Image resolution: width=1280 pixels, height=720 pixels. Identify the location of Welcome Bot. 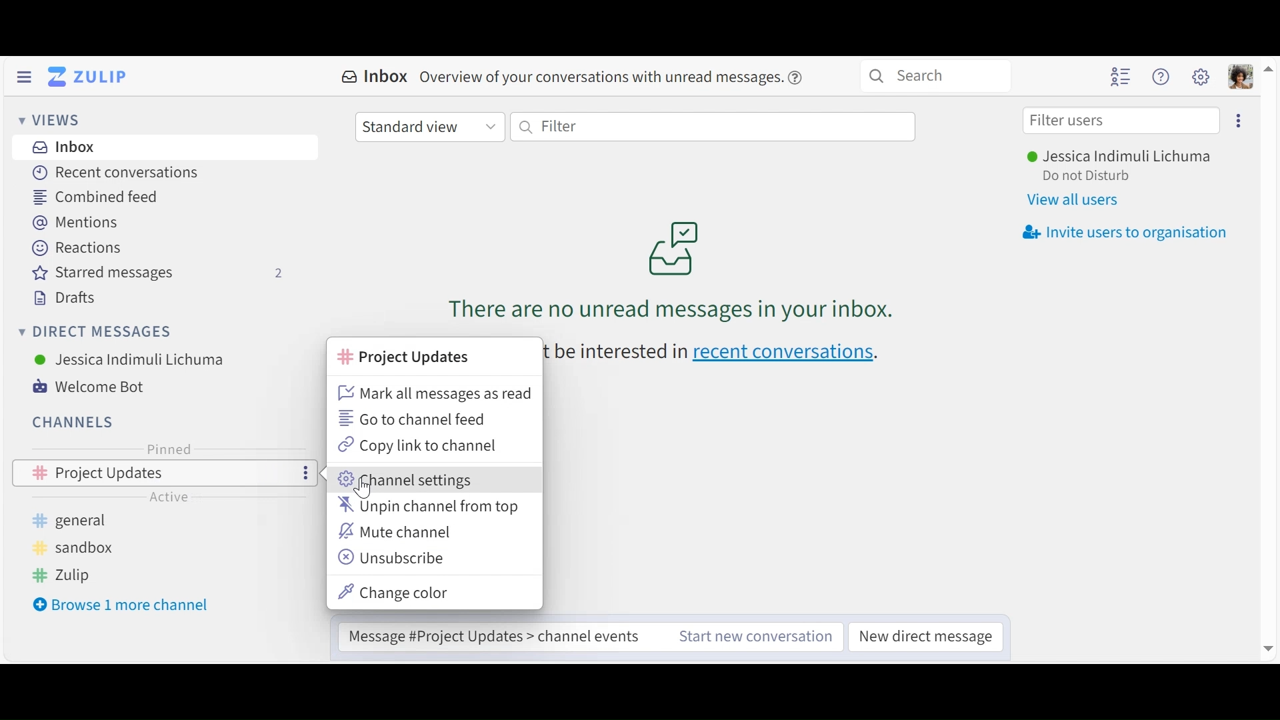
(99, 387).